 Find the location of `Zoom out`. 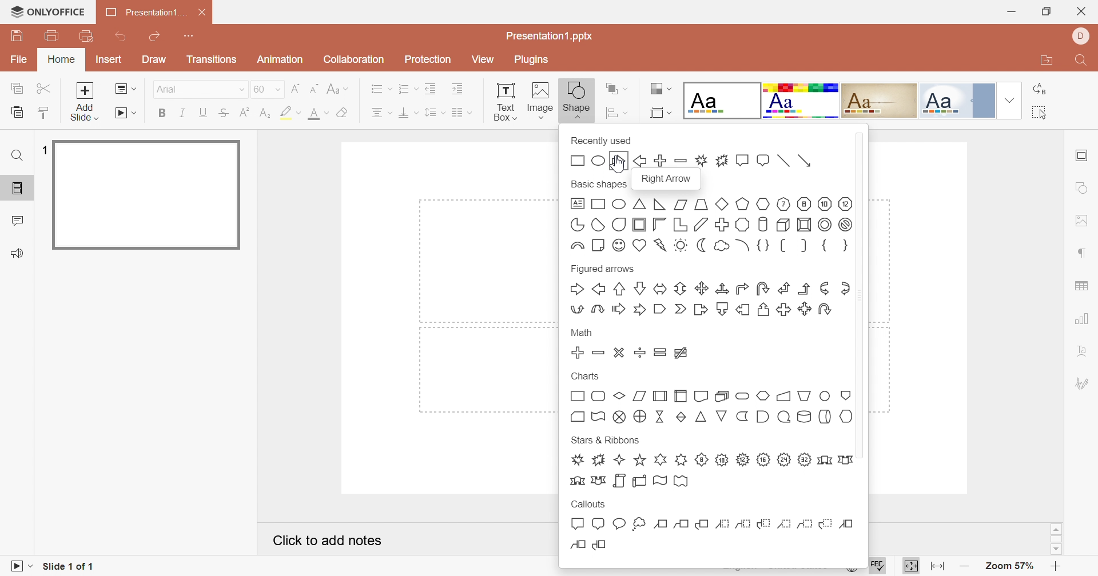

Zoom out is located at coordinates (964, 567).